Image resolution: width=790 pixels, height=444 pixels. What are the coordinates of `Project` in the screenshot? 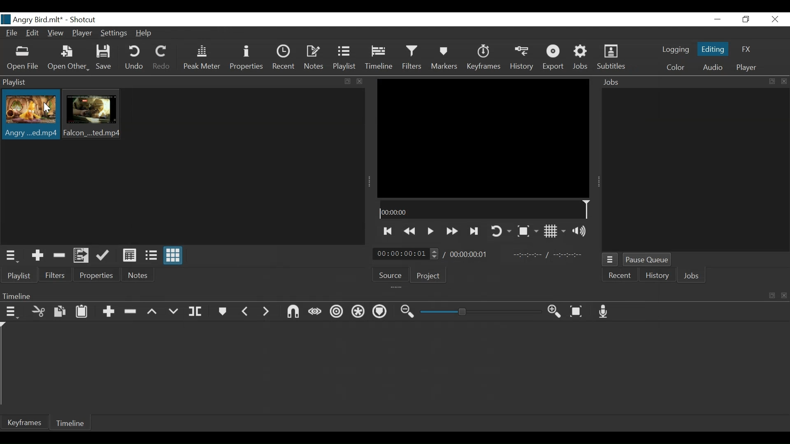 It's located at (428, 275).